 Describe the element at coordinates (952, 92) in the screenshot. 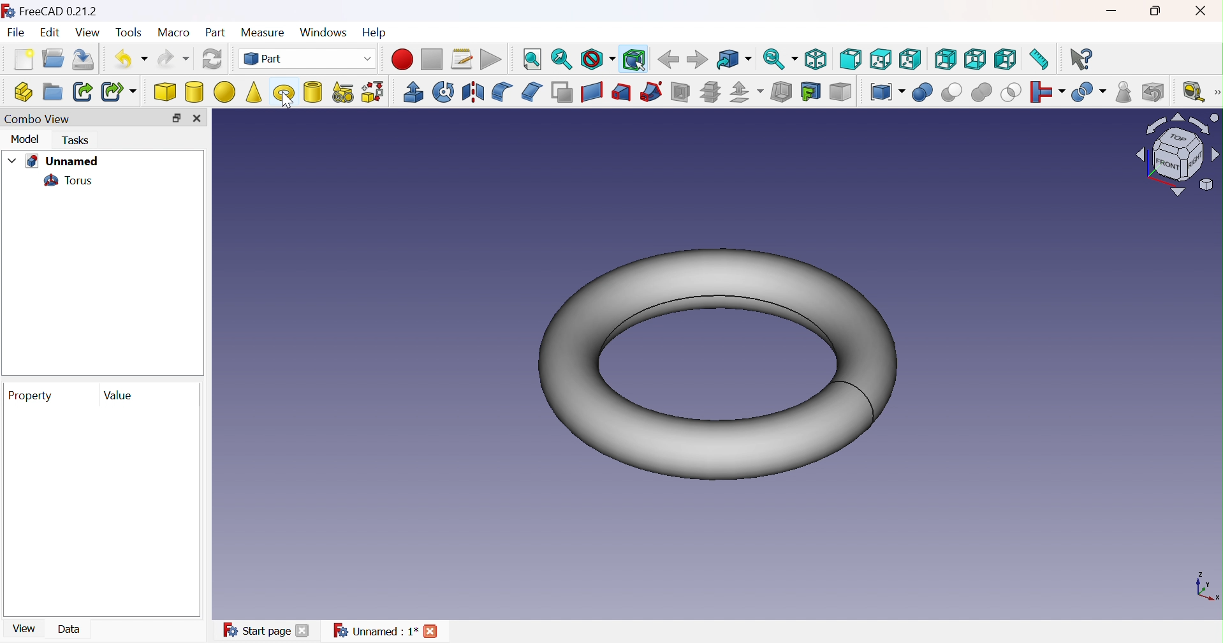

I see `Cut` at that location.